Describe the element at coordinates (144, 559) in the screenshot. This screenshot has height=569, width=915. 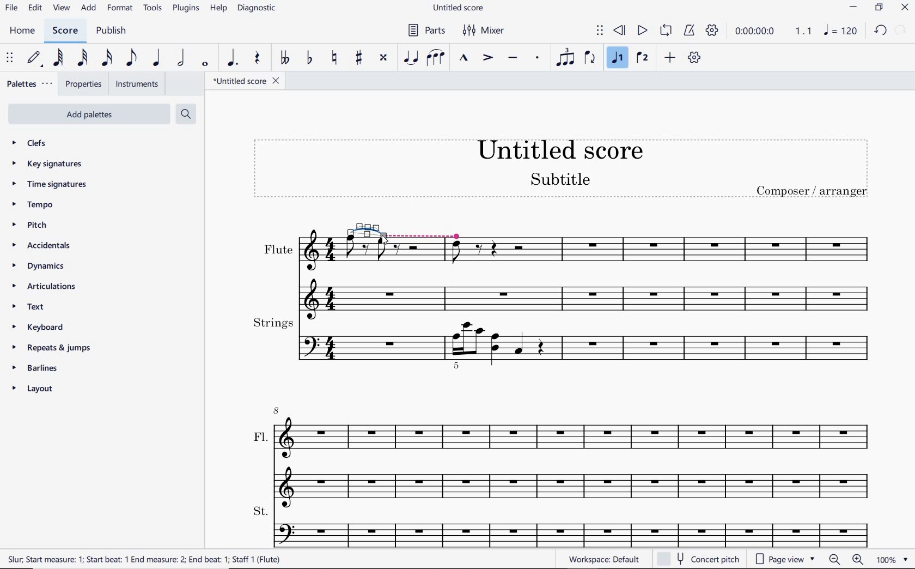
I see `score description` at that location.